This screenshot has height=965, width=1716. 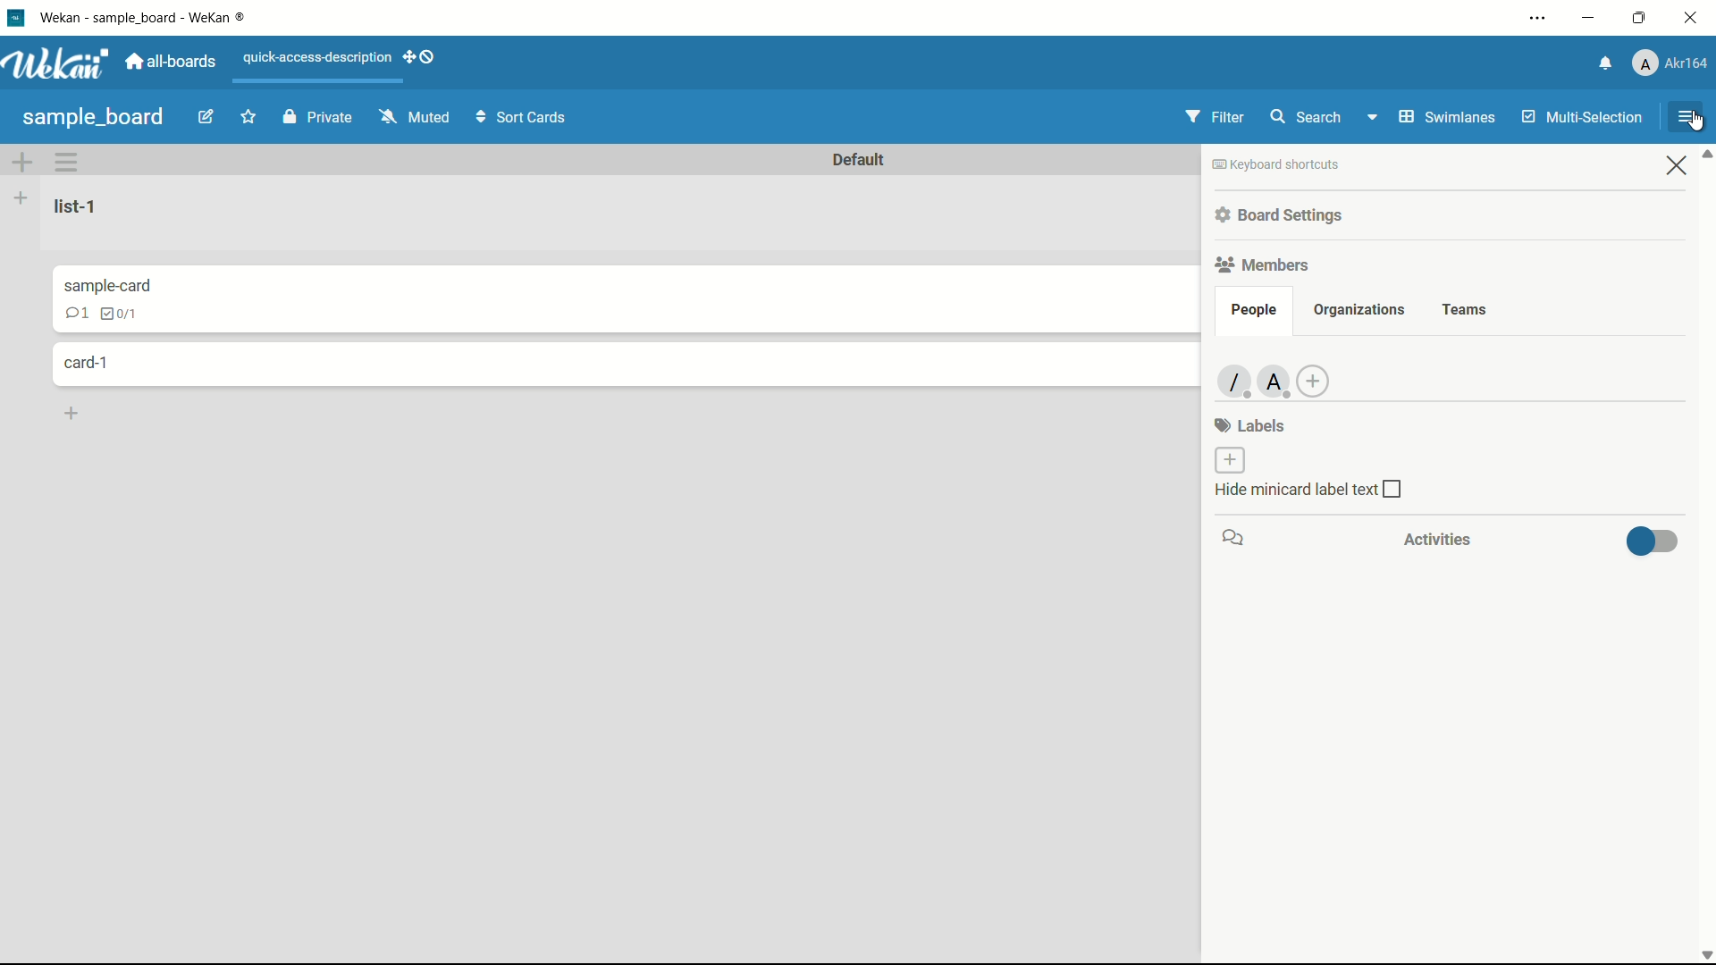 I want to click on member-1, so click(x=1234, y=382).